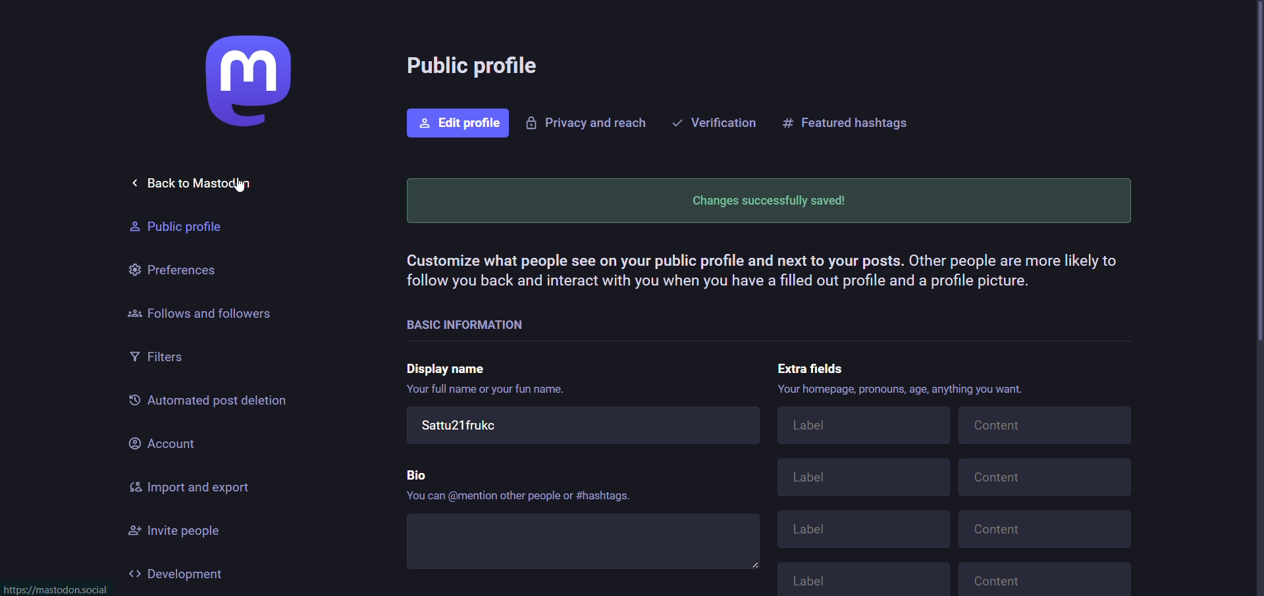  I want to click on Public profile, so click(173, 228).